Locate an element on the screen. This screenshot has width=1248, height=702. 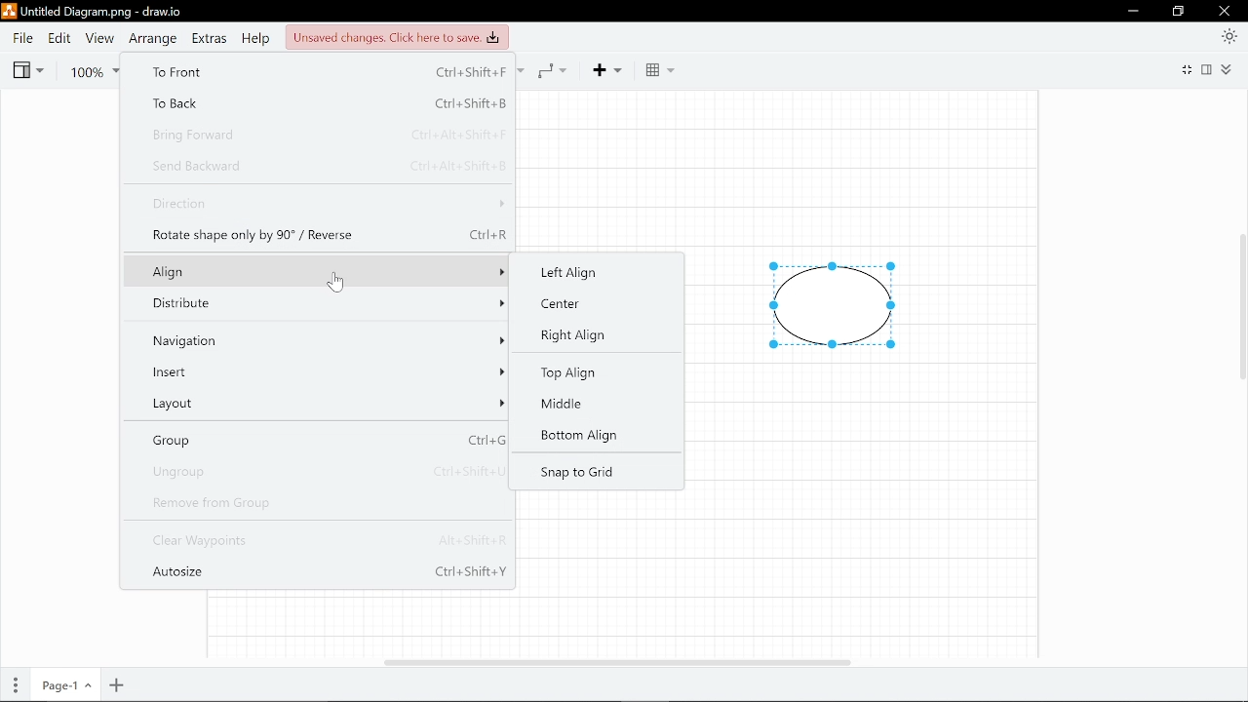
Help is located at coordinates (254, 38).